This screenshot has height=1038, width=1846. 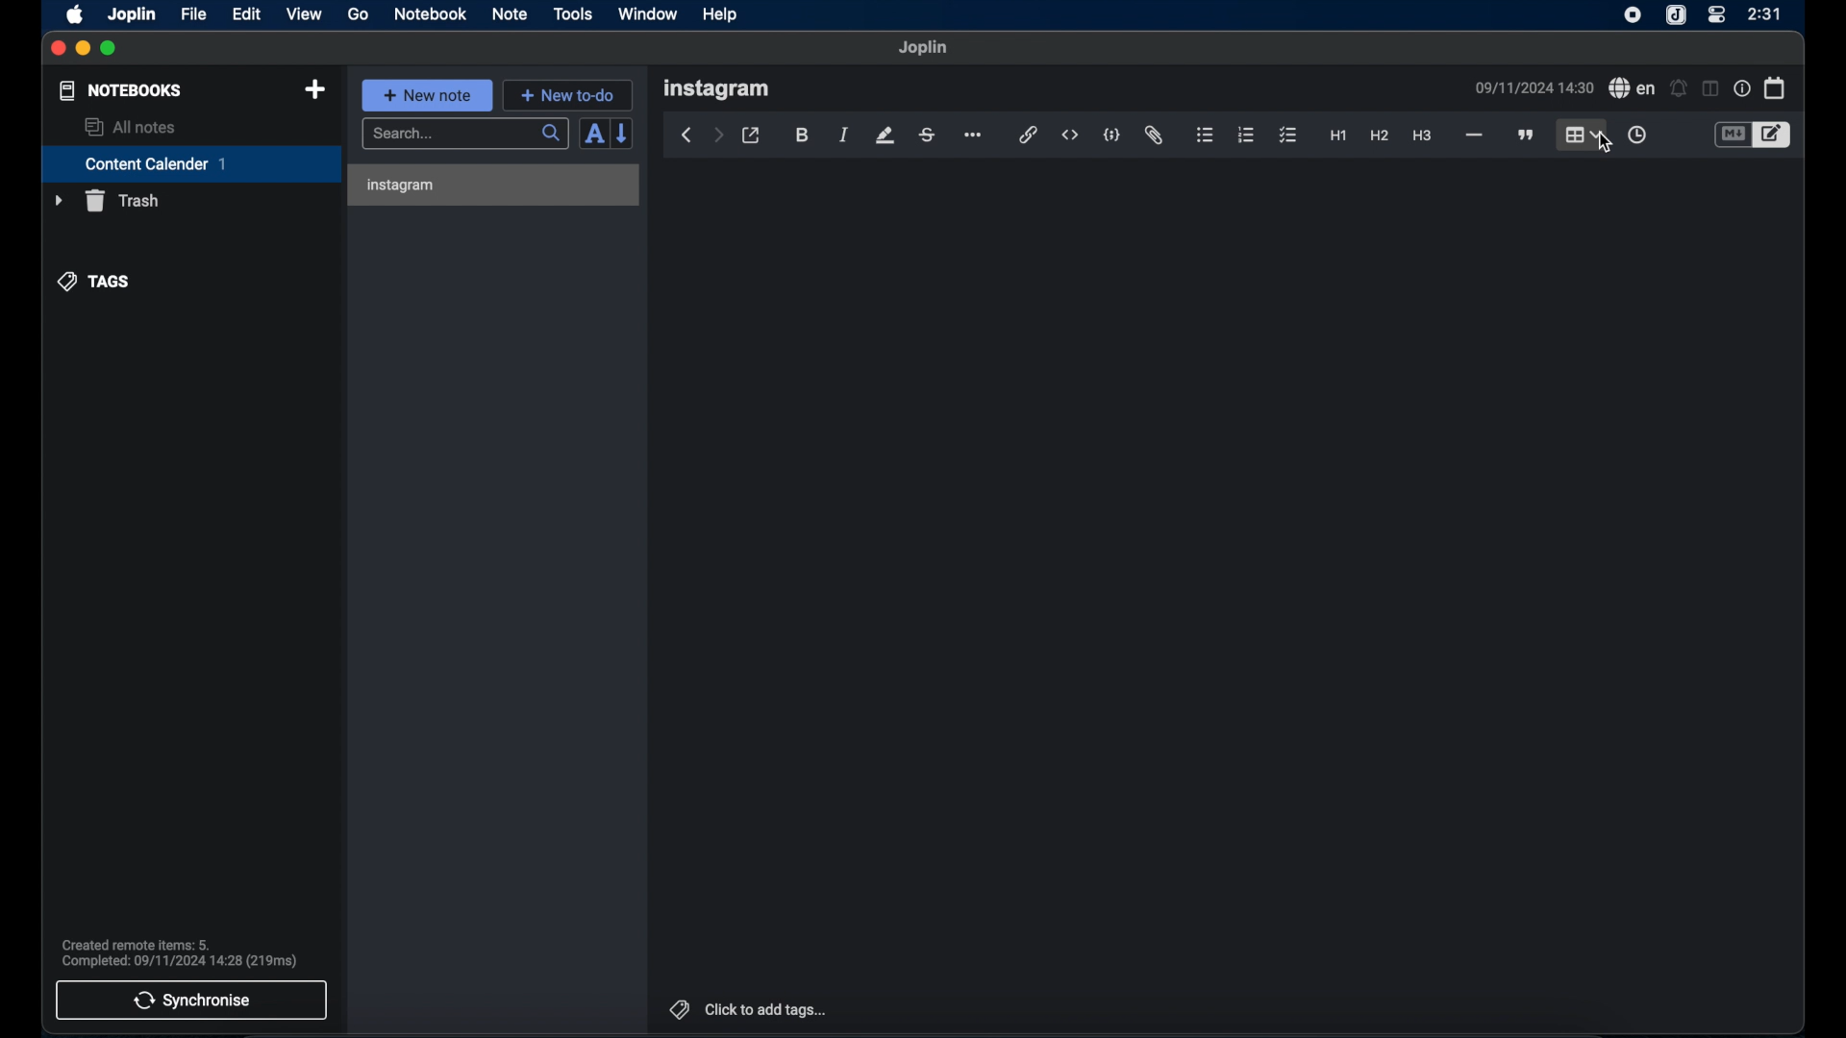 I want to click on hyperlink, so click(x=1027, y=134).